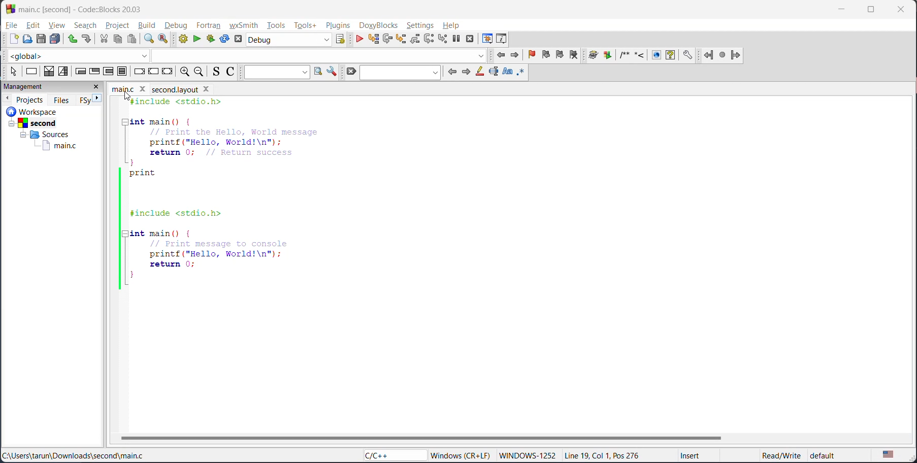 The width and height of the screenshot is (917, 463). Describe the element at coordinates (455, 25) in the screenshot. I see `help` at that location.